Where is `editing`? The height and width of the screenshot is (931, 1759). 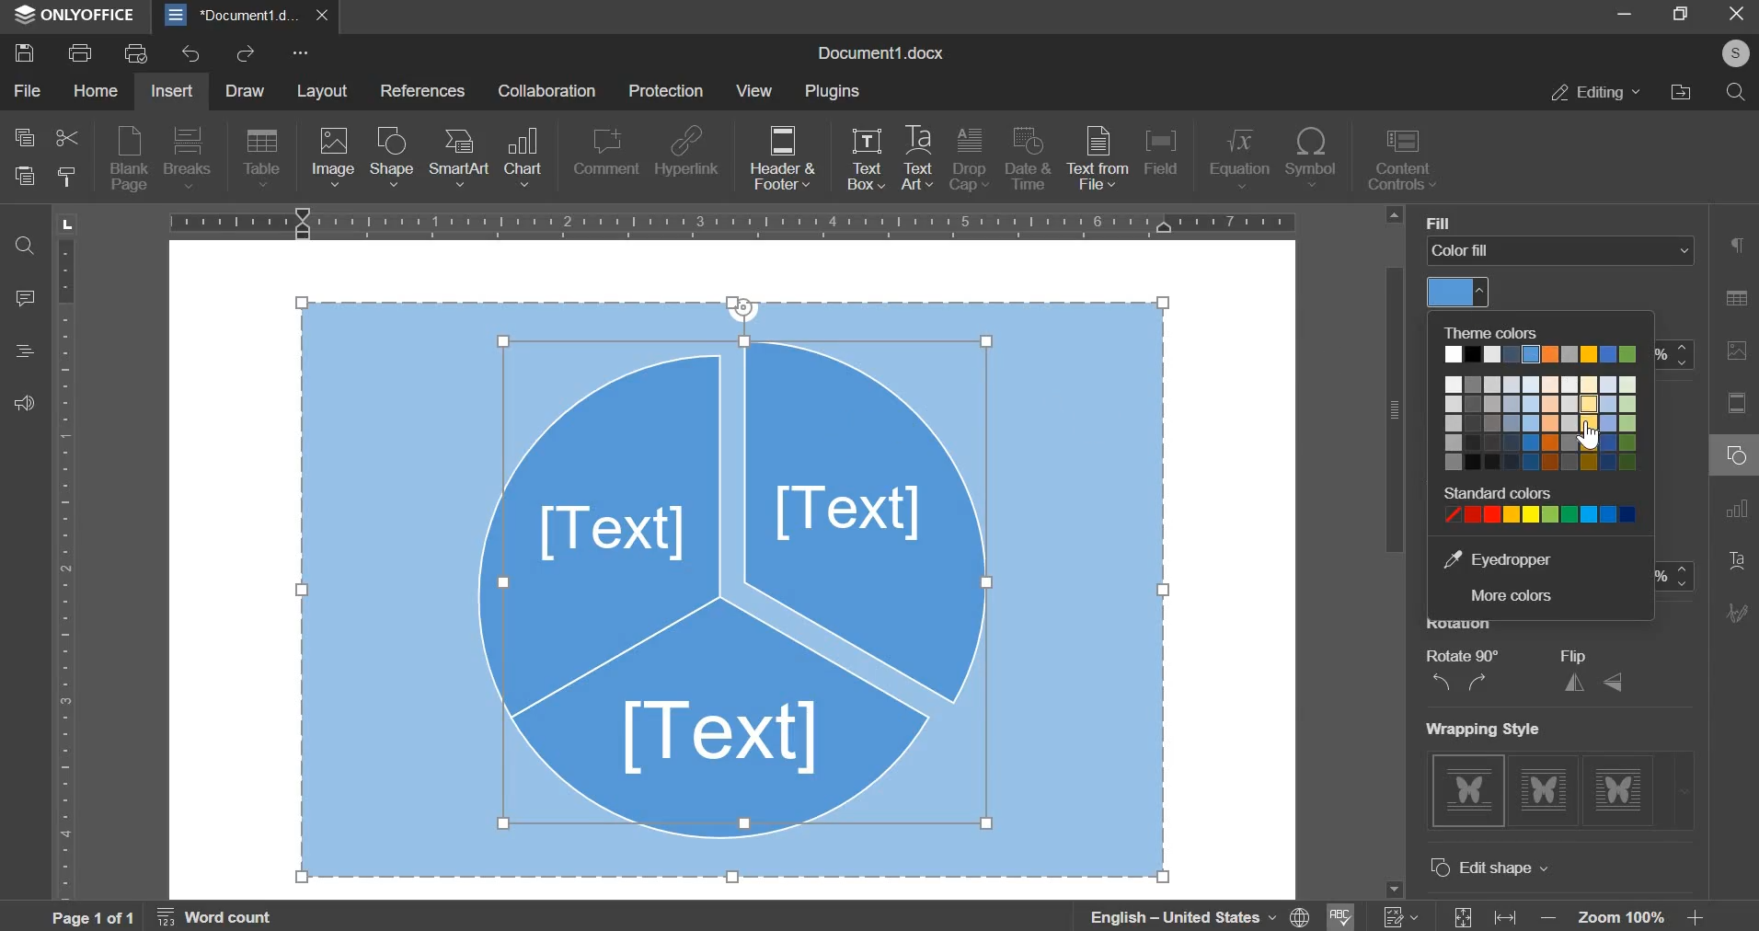
editing is located at coordinates (1592, 90).